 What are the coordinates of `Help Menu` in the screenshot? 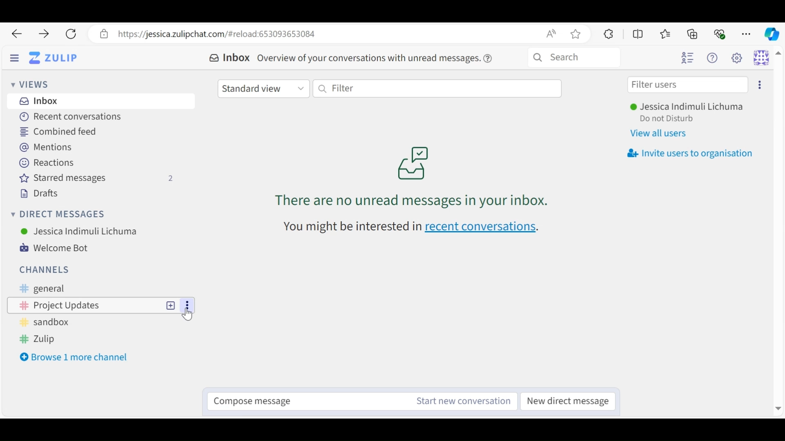 It's located at (714, 58).